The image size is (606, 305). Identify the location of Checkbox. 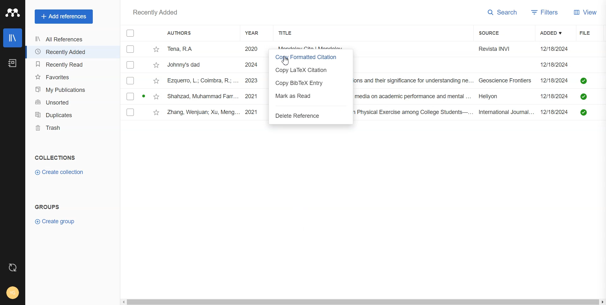
(131, 65).